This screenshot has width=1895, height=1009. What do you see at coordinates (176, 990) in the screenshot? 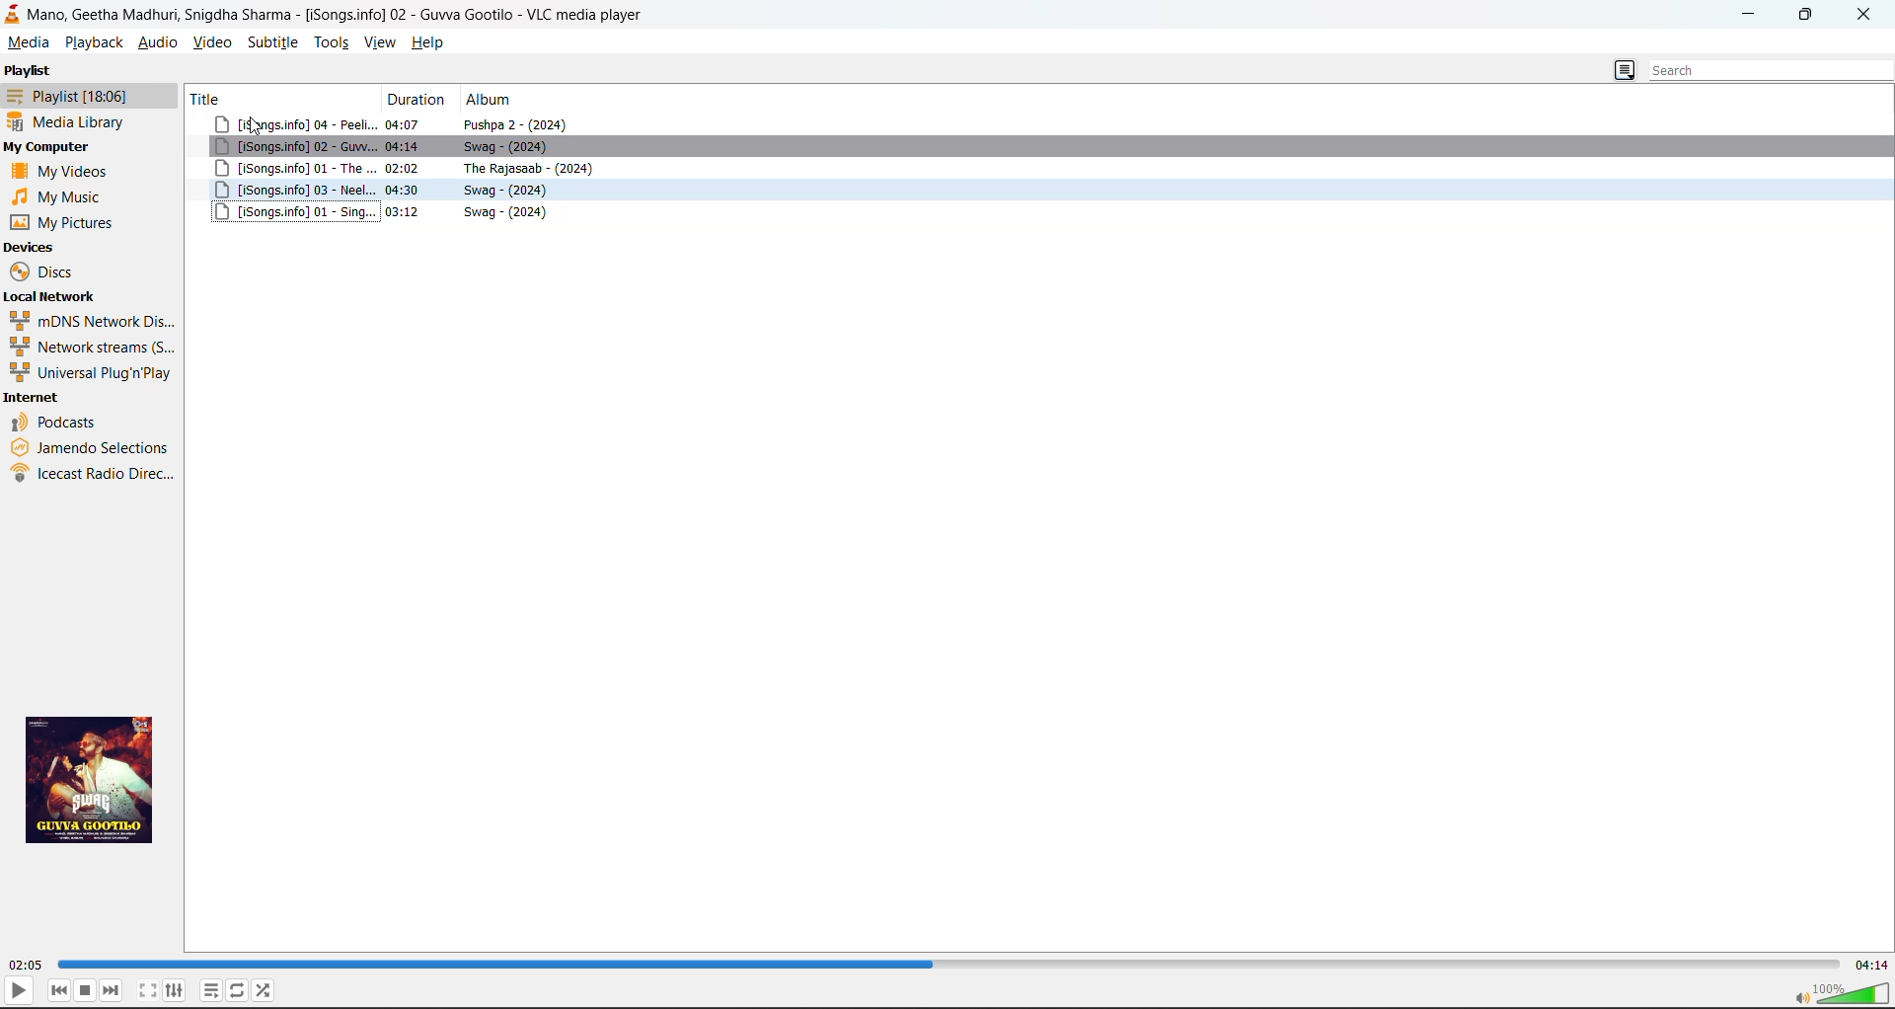
I see `settings` at bounding box center [176, 990].